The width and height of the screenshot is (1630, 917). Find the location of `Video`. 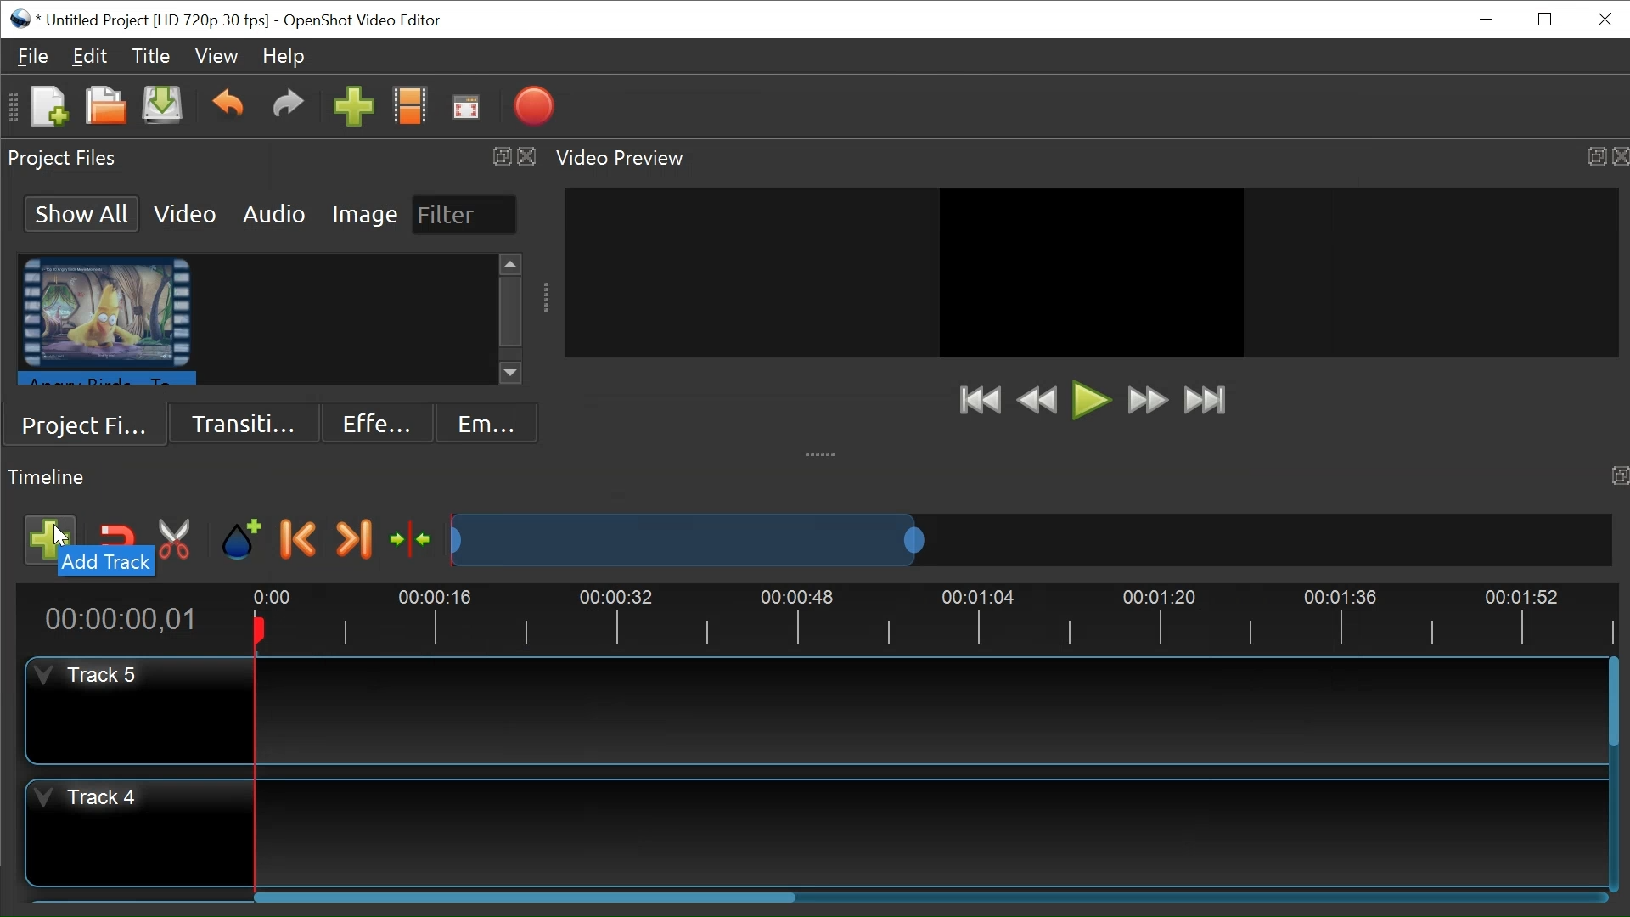

Video is located at coordinates (185, 213).